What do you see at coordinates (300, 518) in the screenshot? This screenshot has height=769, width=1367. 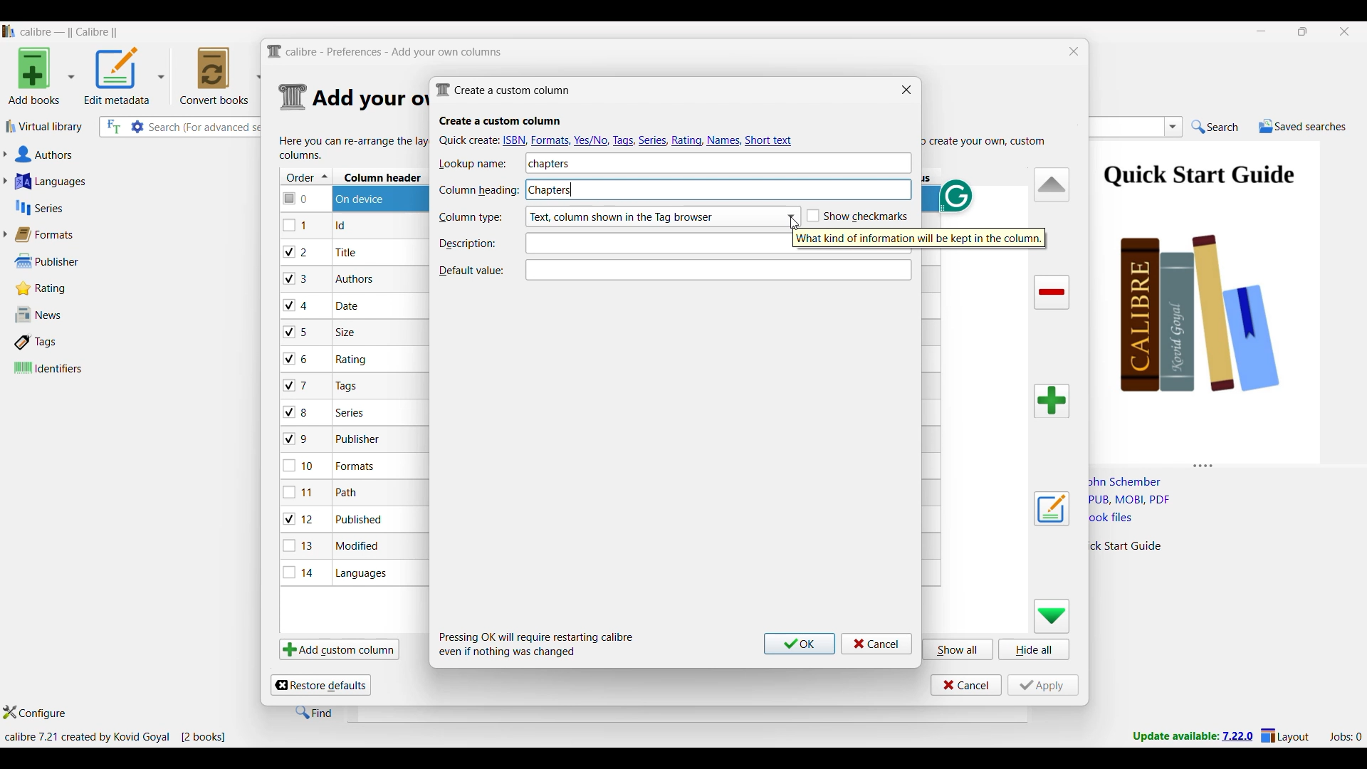 I see `checkbox - 12` at bounding box center [300, 518].